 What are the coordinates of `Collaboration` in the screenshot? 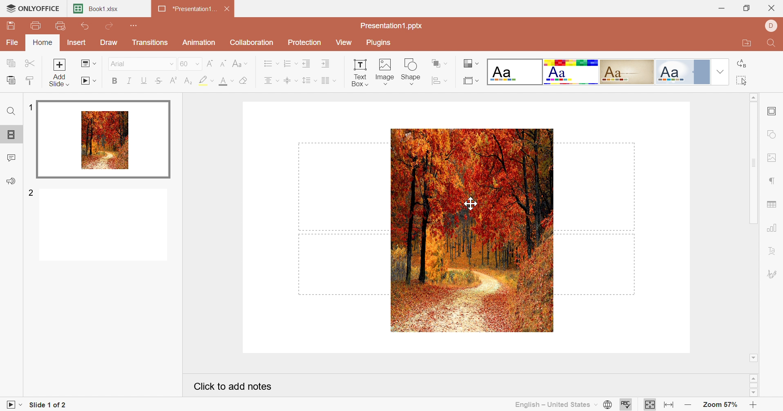 It's located at (252, 44).